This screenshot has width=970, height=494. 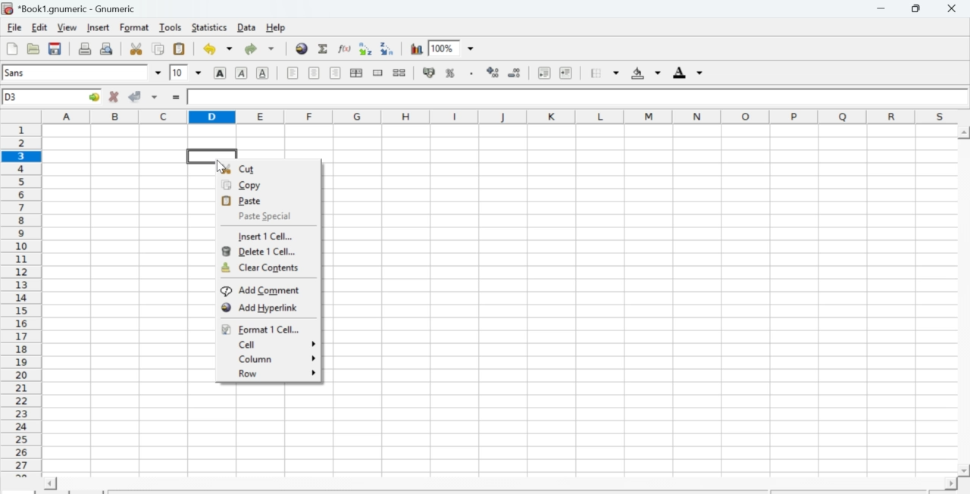 I want to click on Background, so click(x=646, y=72).